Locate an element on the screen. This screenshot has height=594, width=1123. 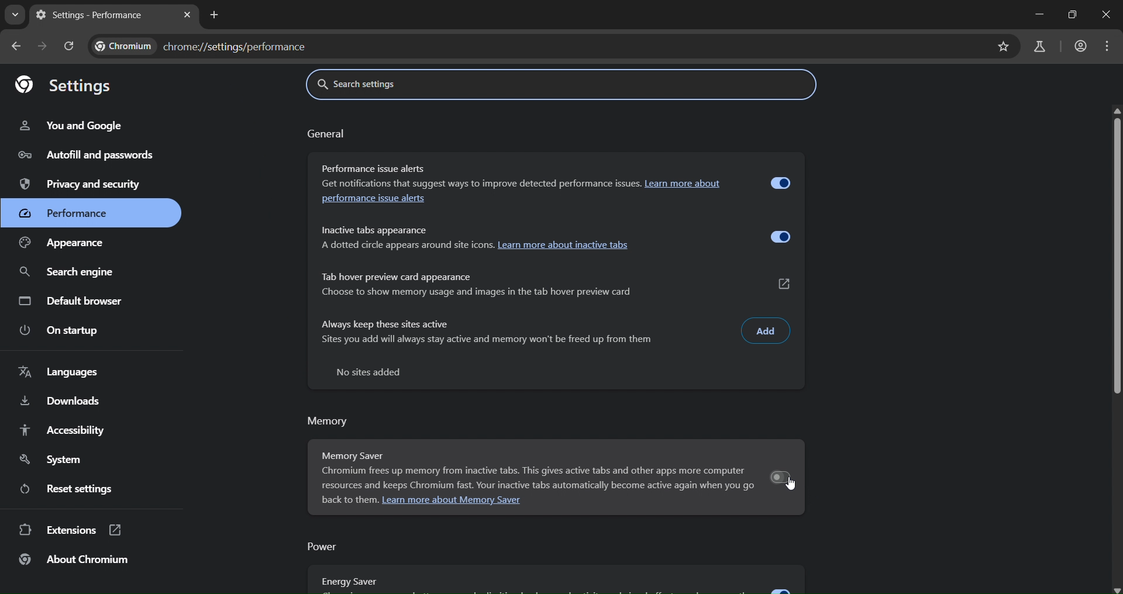
You and Google is located at coordinates (73, 126).